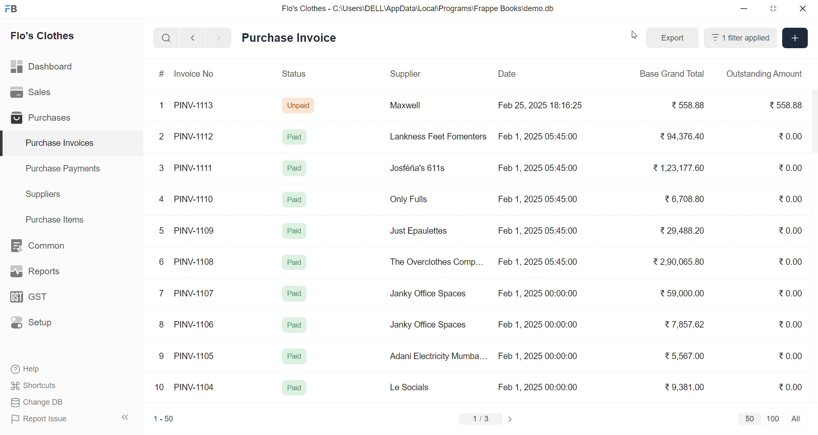  What do you see at coordinates (786, 231) in the screenshot?
I see `₹0.00` at bounding box center [786, 231].